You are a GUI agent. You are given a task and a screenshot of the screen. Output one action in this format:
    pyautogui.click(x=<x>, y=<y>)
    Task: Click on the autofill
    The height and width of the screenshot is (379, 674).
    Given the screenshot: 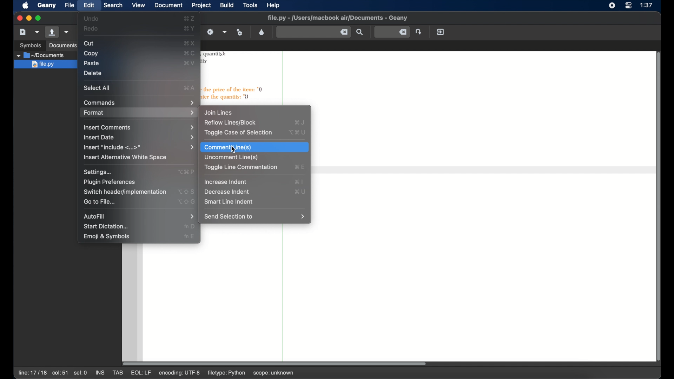 What is the action you would take?
    pyautogui.click(x=192, y=217)
    